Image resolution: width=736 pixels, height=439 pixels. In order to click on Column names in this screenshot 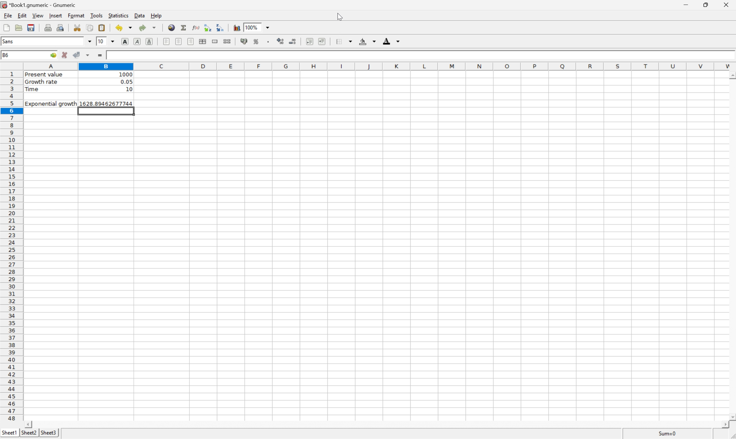, I will do `click(380, 66)`.